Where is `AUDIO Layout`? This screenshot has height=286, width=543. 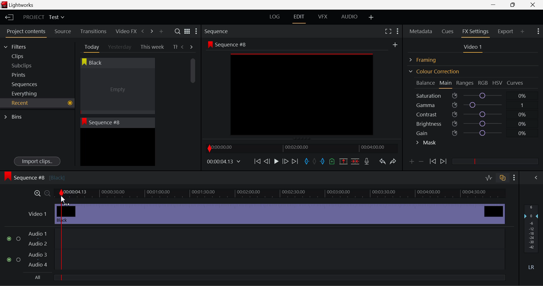 AUDIO Layout is located at coordinates (349, 16).